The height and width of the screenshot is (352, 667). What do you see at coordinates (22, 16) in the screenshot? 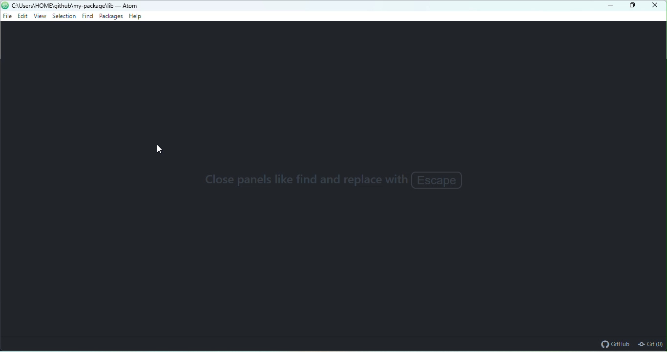
I see `edit` at bounding box center [22, 16].